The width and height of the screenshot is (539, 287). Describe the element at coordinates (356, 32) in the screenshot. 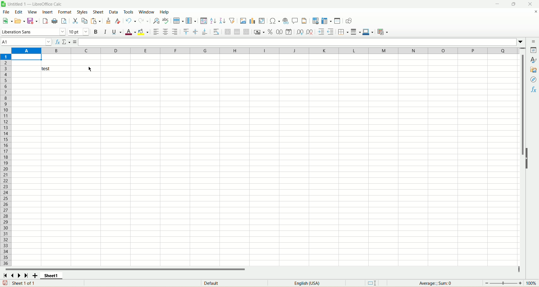

I see `border style` at that location.